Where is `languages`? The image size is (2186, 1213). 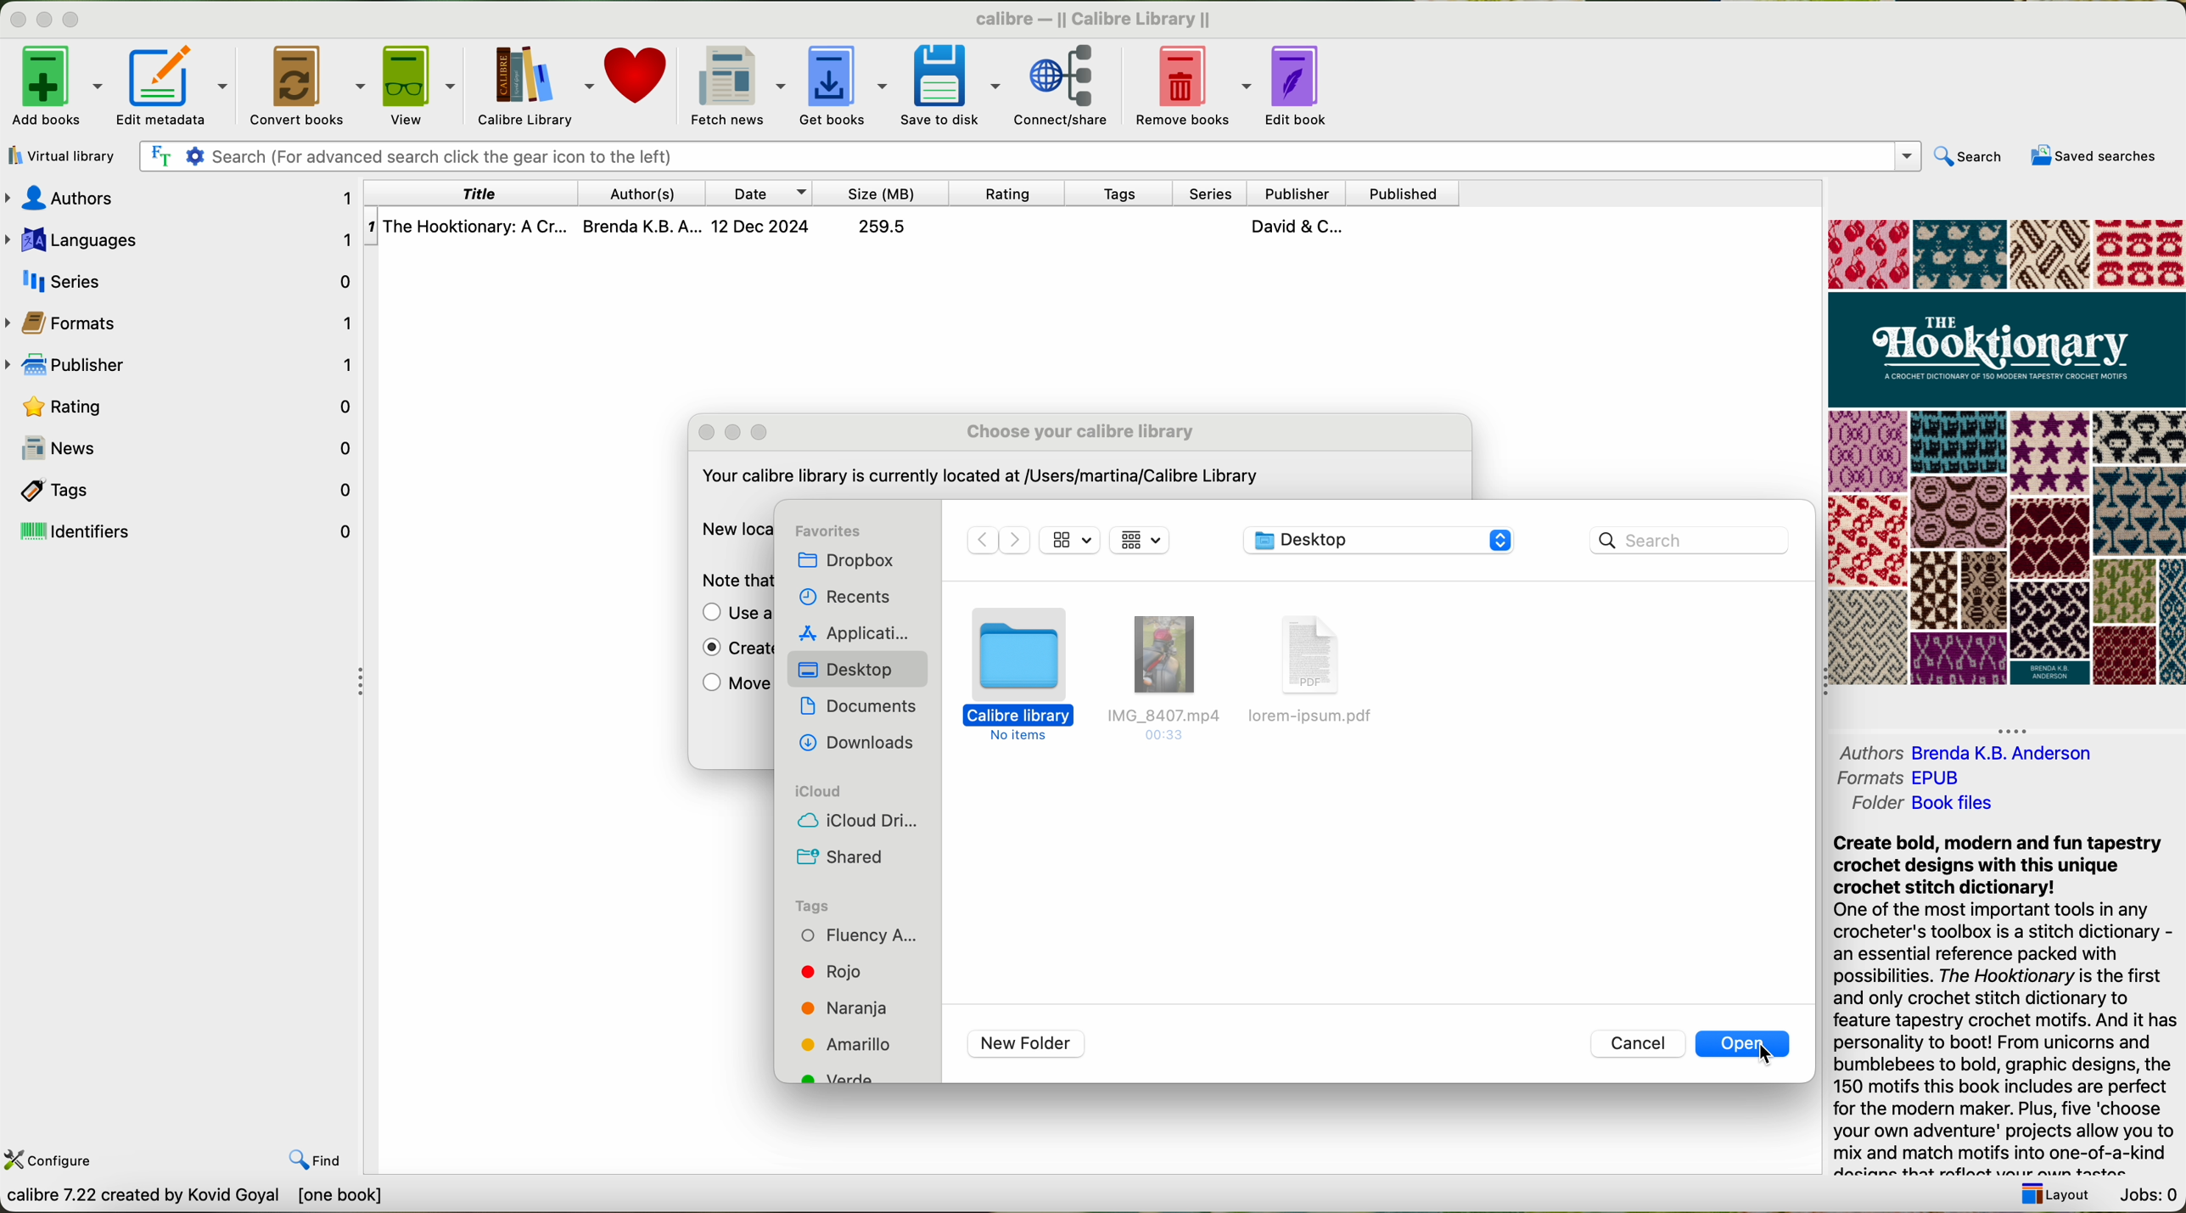 languages is located at coordinates (181, 237).